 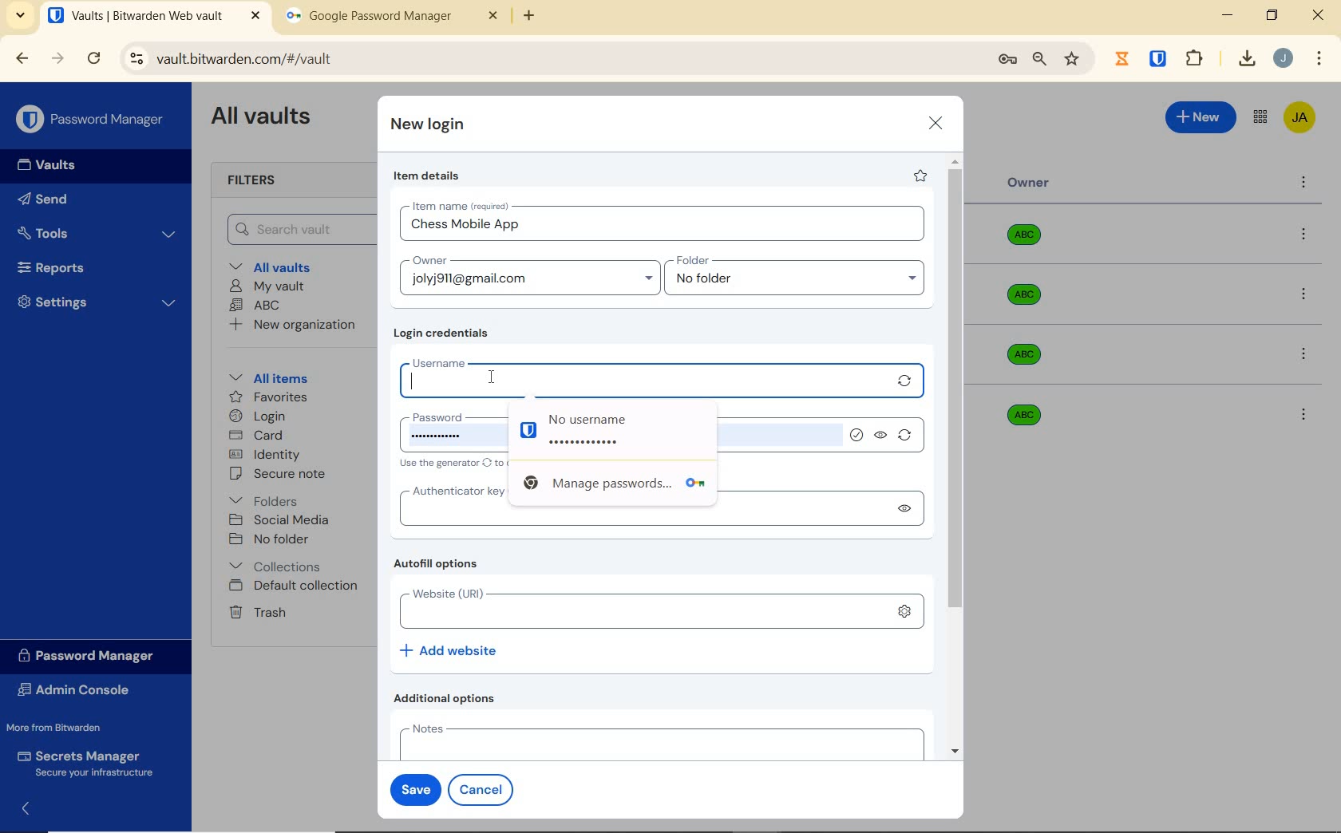 I want to click on Login credentials, so click(x=445, y=334).